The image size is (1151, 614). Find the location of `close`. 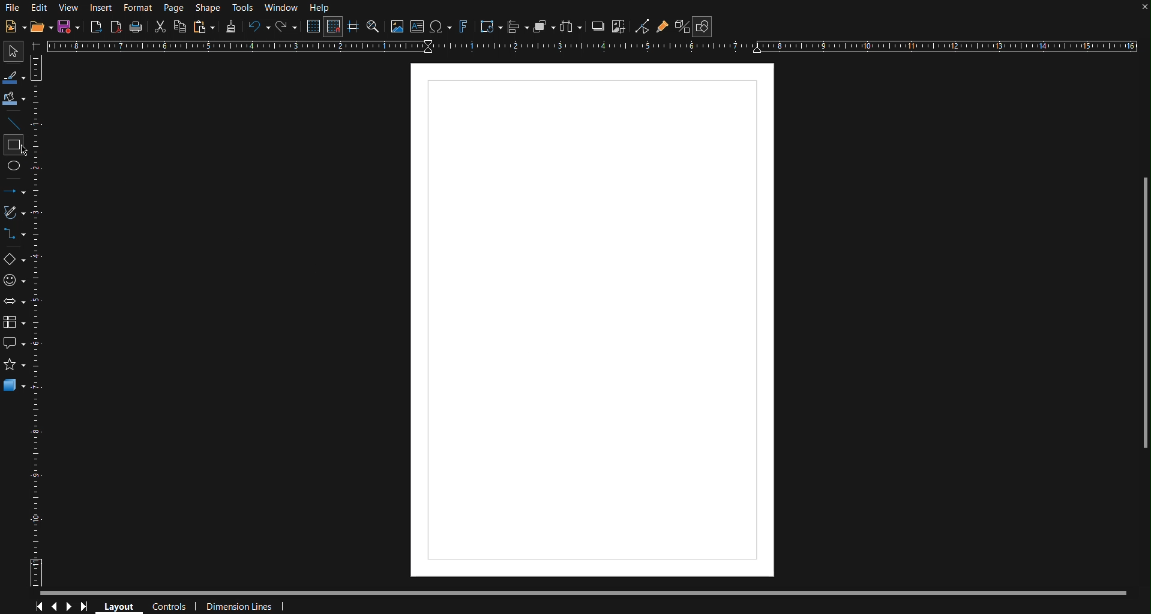

close is located at coordinates (1143, 10).